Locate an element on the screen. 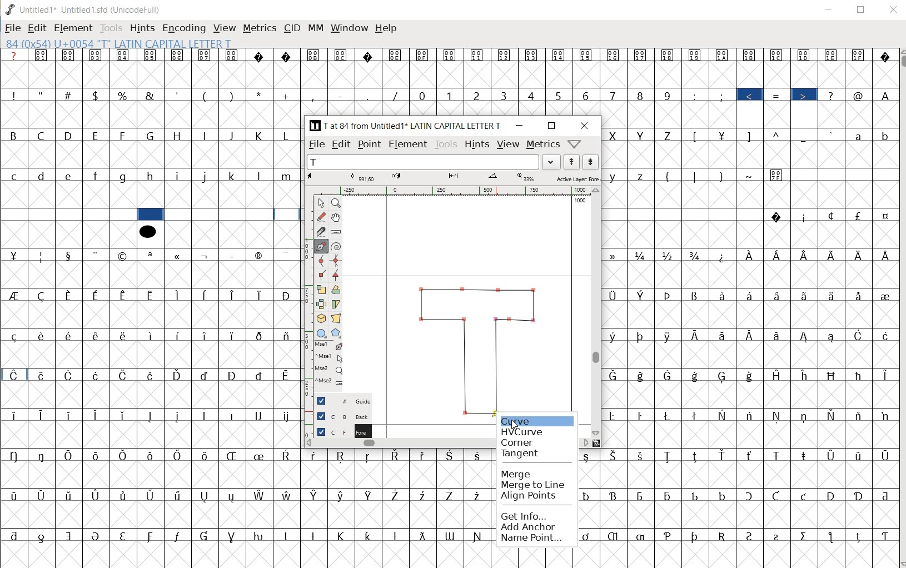 The width and height of the screenshot is (906, 568). Symbol is located at coordinates (178, 256).